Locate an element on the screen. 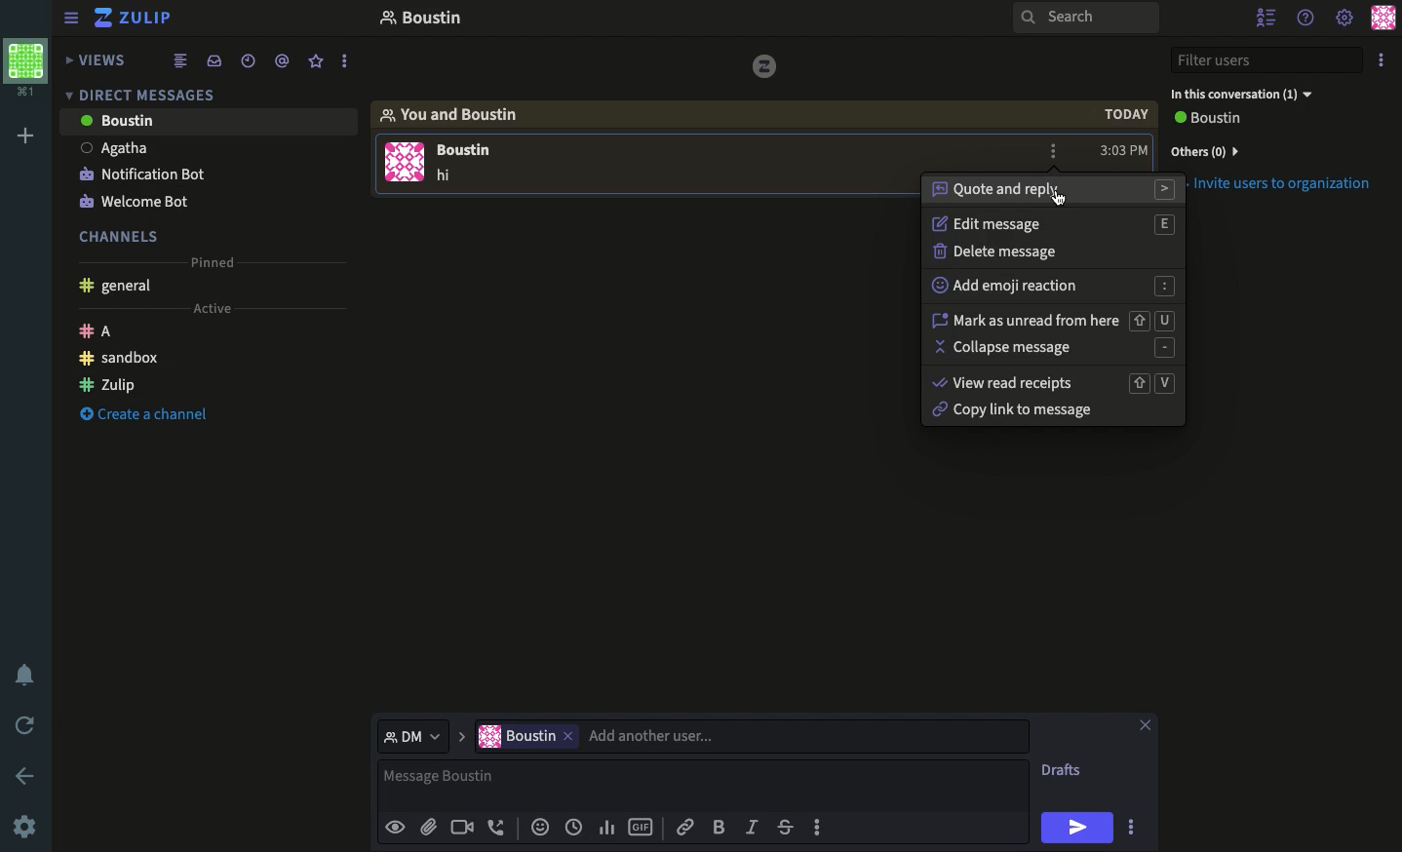 The height and width of the screenshot is (852, 1402). Refresh is located at coordinates (27, 727).